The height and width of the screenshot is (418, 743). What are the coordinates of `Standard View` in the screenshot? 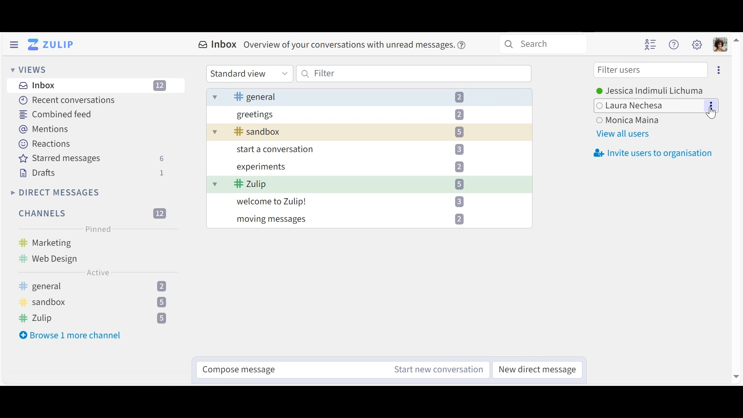 It's located at (250, 73).